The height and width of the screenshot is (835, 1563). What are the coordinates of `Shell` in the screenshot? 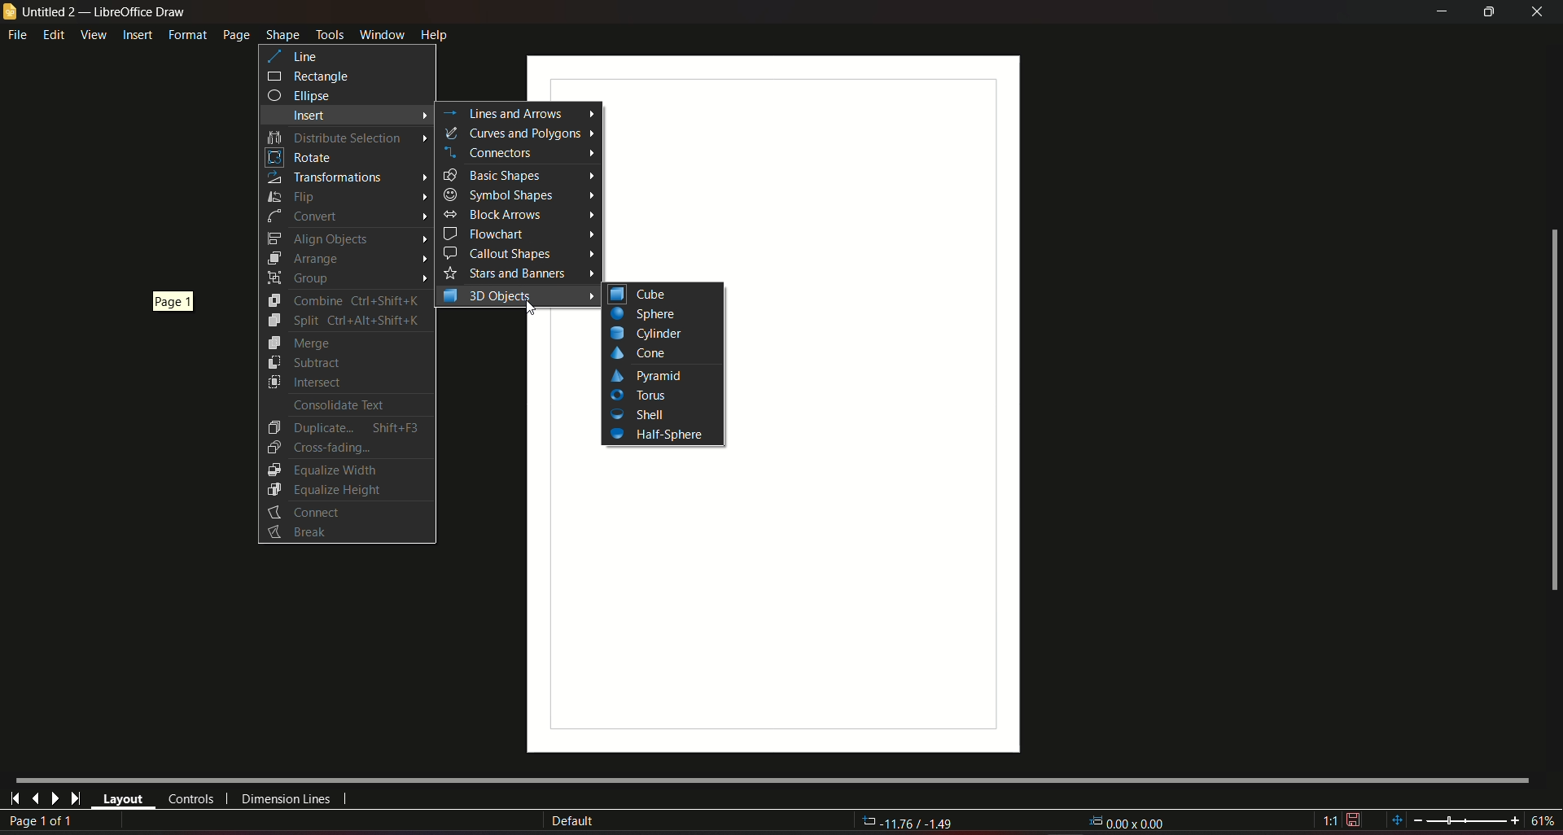 It's located at (642, 415).